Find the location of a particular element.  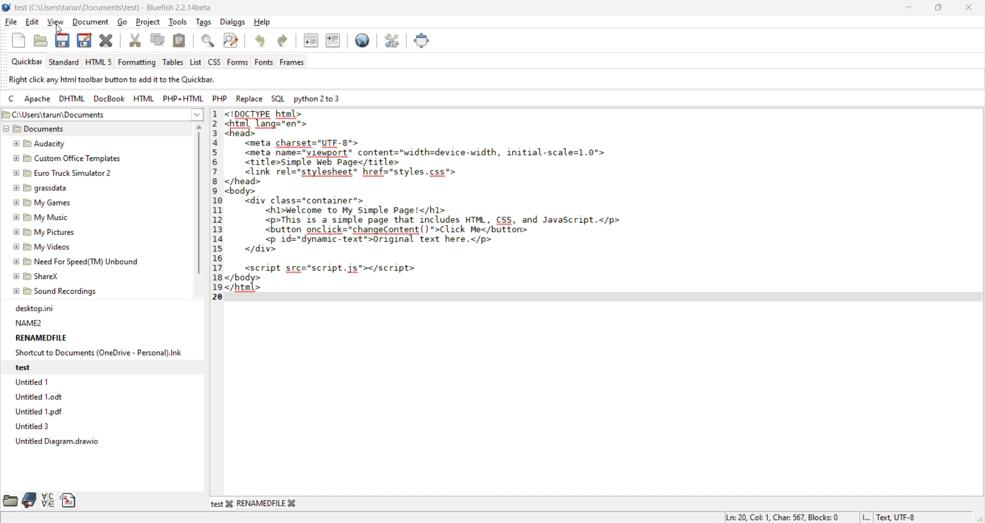

copy is located at coordinates (157, 39).